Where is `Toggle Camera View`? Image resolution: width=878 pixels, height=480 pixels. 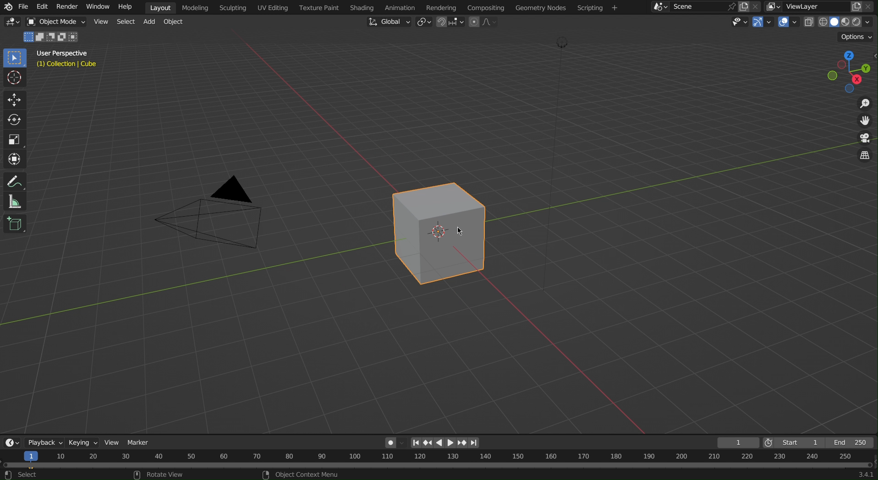 Toggle Camera View is located at coordinates (863, 139).